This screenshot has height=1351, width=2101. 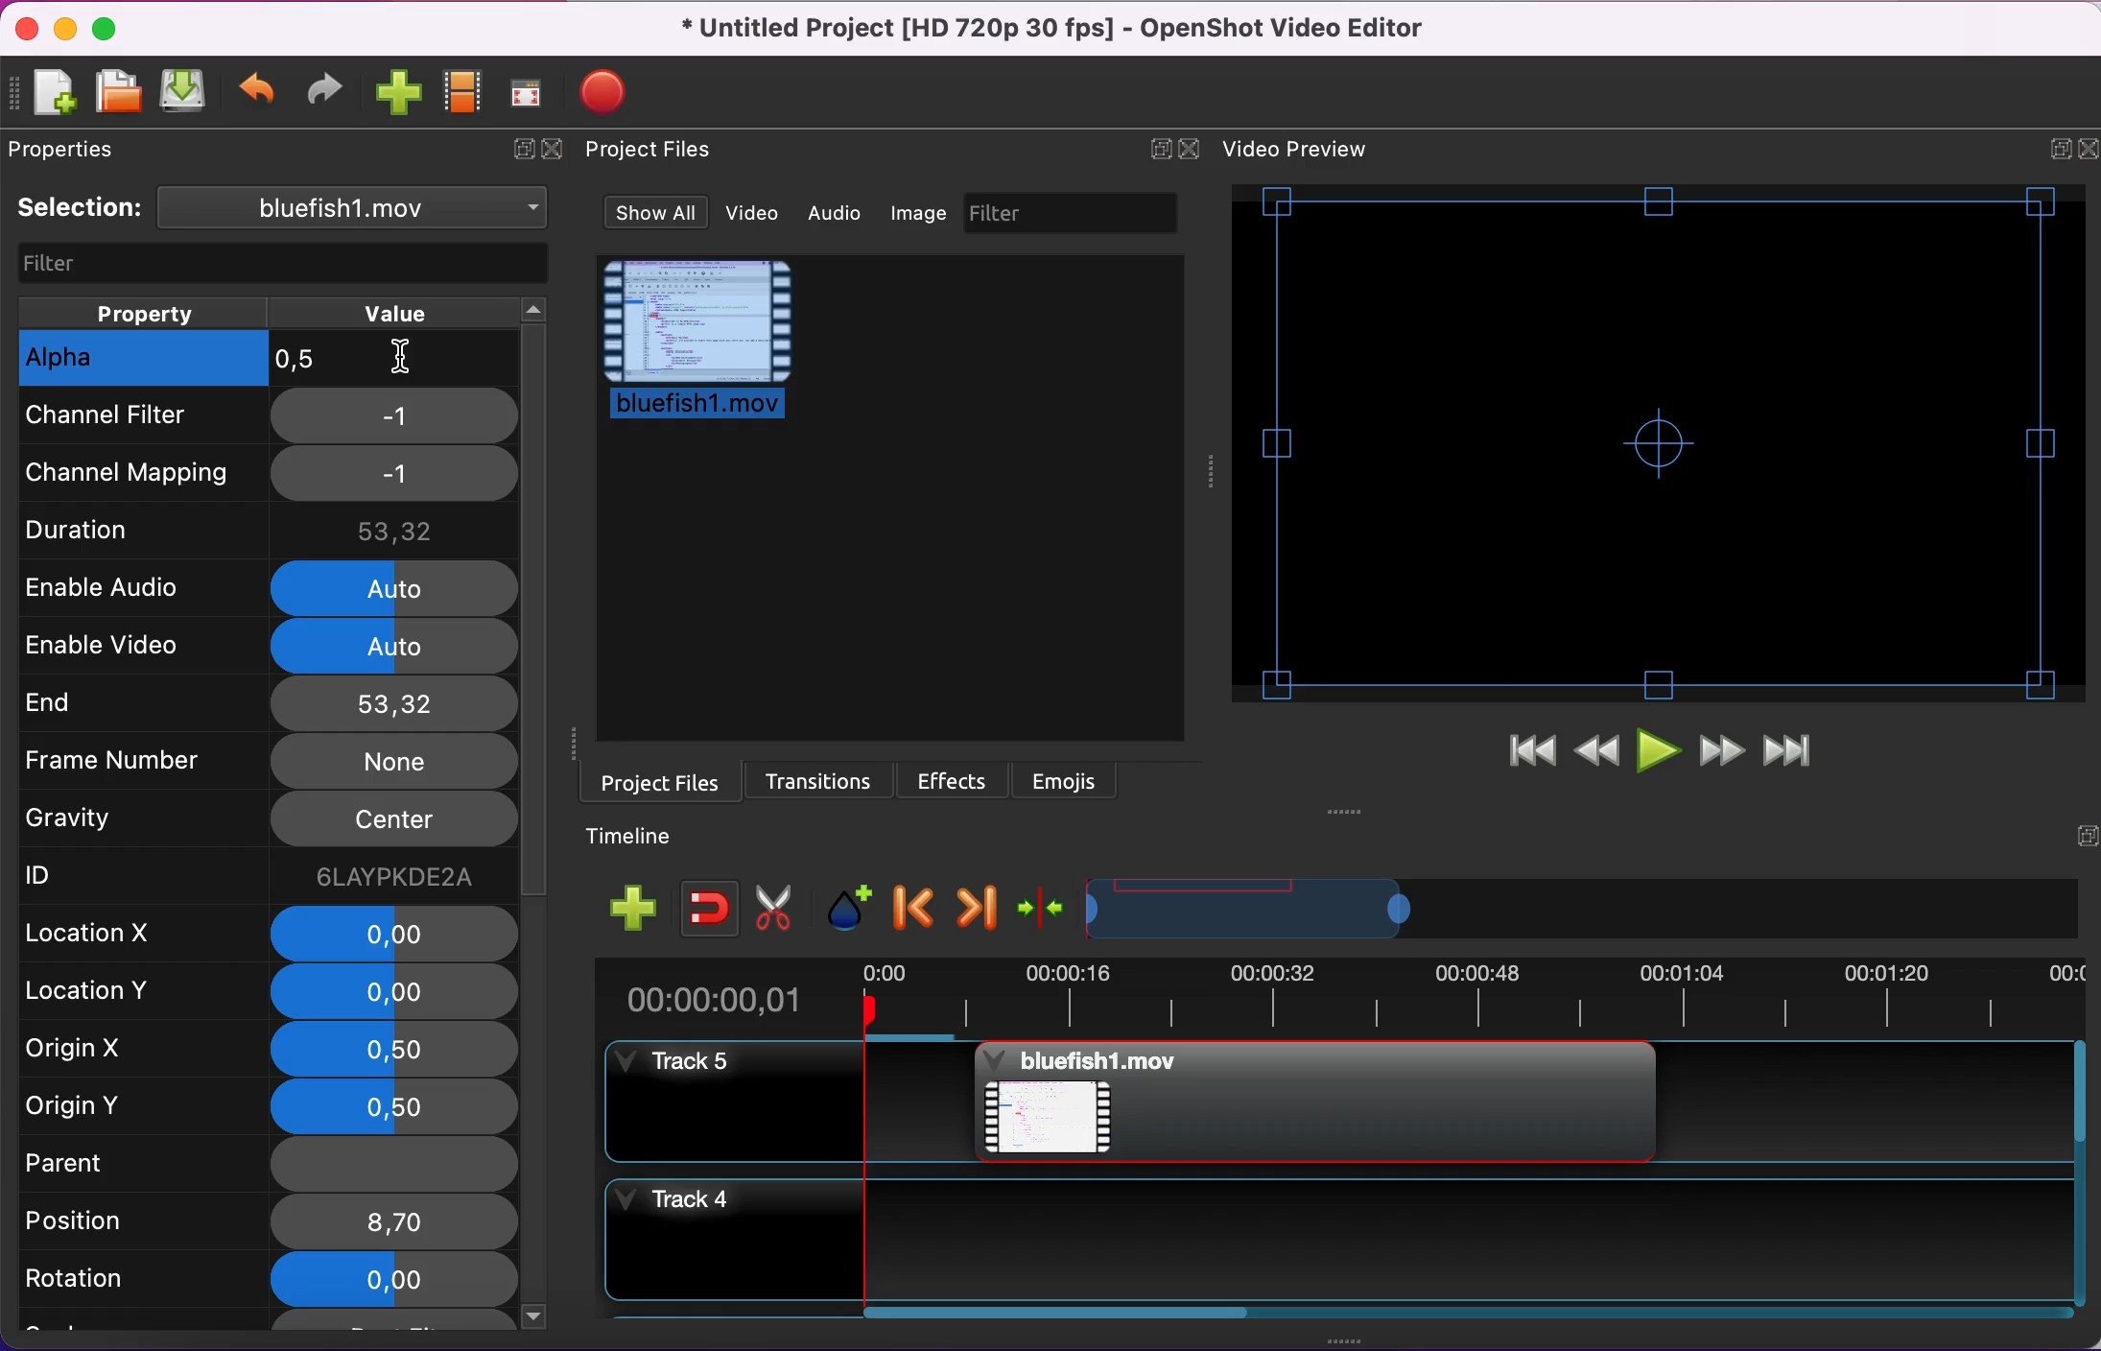 I want to click on location y, so click(x=117, y=995).